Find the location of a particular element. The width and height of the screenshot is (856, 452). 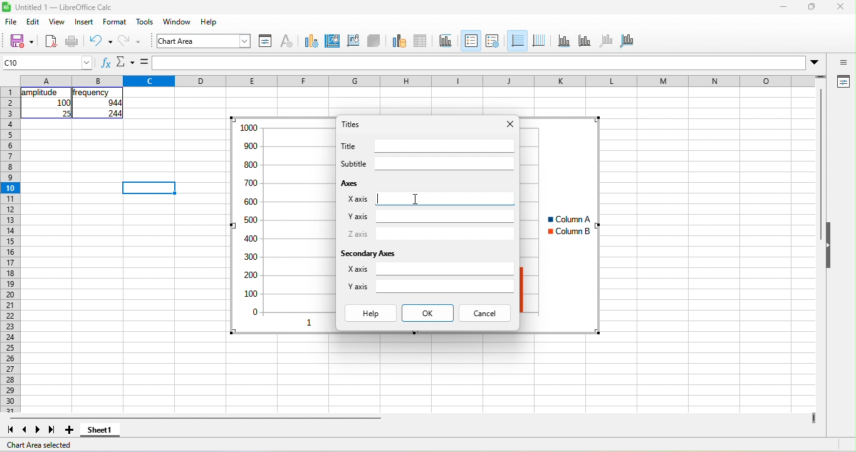

view is located at coordinates (58, 21).